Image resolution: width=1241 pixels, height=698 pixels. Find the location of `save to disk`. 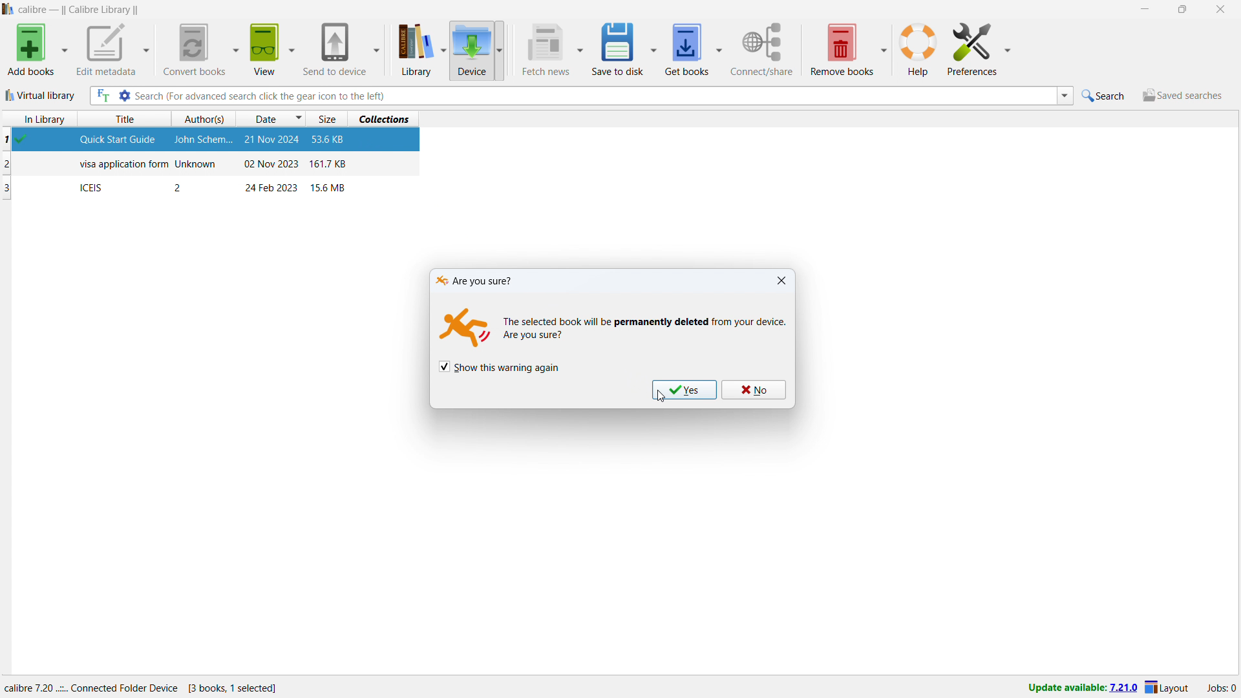

save to disk is located at coordinates (617, 48).